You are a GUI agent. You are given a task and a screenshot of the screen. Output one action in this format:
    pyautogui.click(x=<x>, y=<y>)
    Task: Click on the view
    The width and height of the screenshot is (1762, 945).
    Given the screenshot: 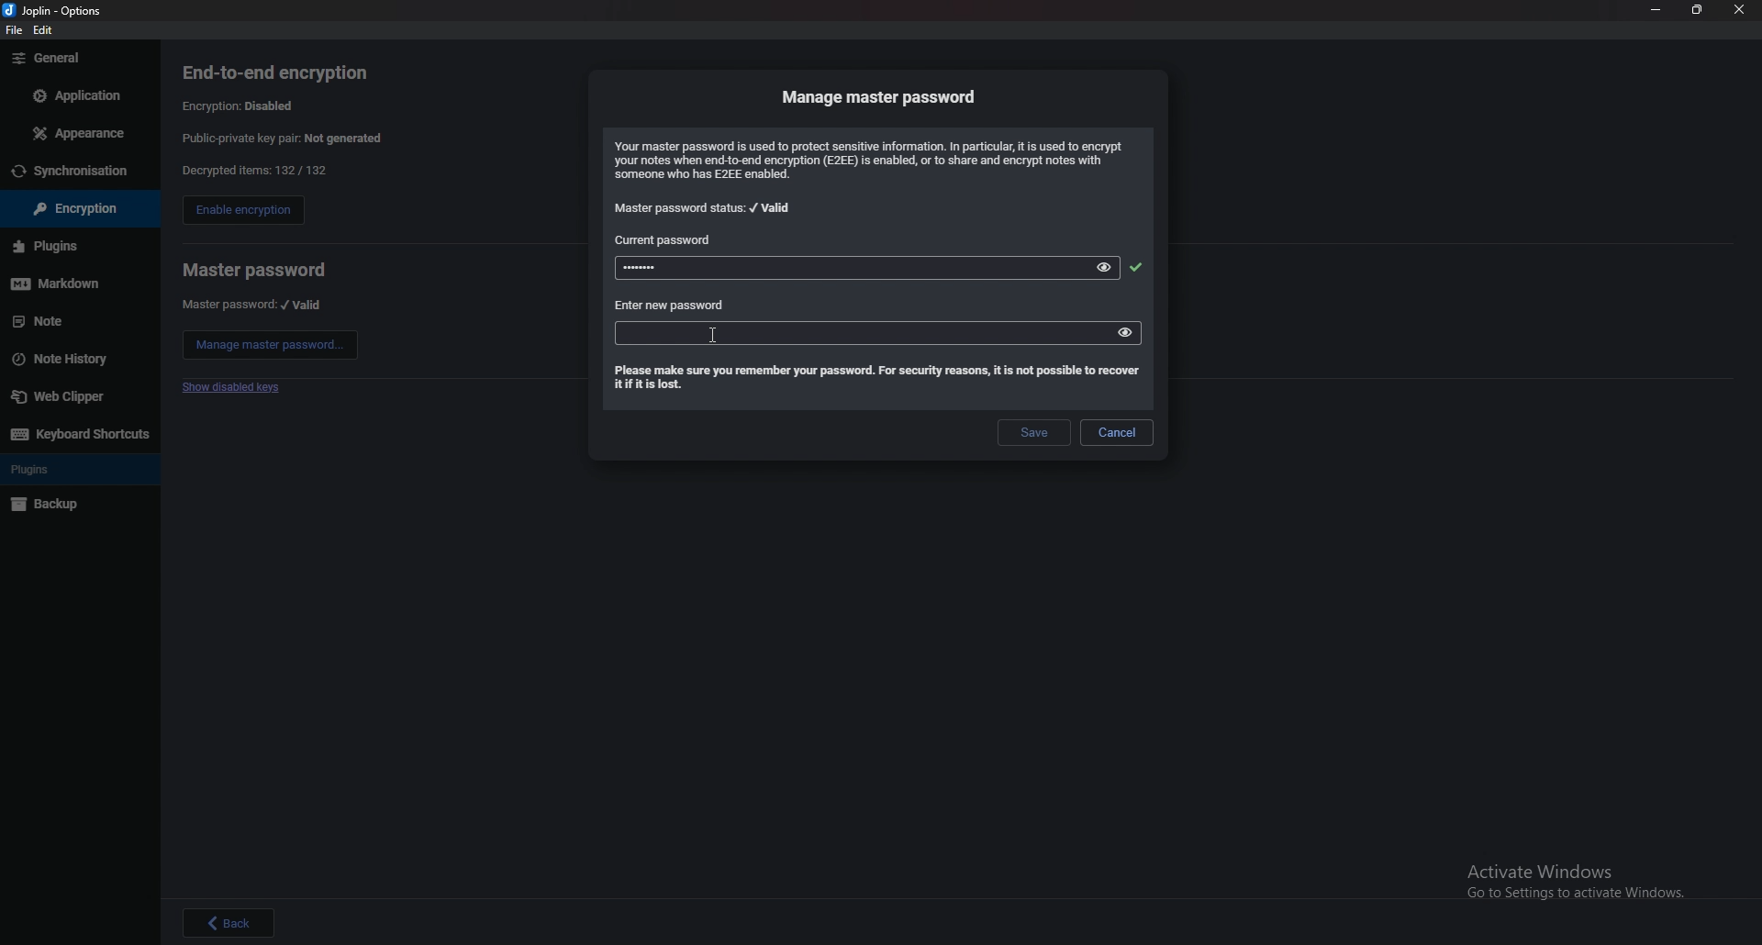 What is the action you would take?
    pyautogui.click(x=1106, y=267)
    